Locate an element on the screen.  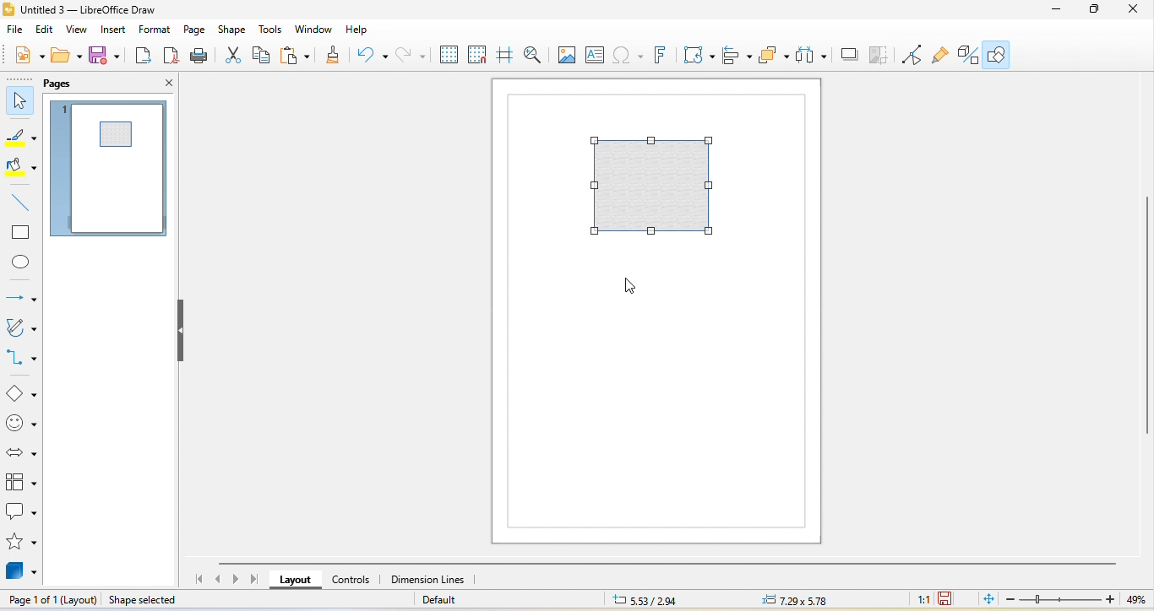
line color is located at coordinates (20, 138).